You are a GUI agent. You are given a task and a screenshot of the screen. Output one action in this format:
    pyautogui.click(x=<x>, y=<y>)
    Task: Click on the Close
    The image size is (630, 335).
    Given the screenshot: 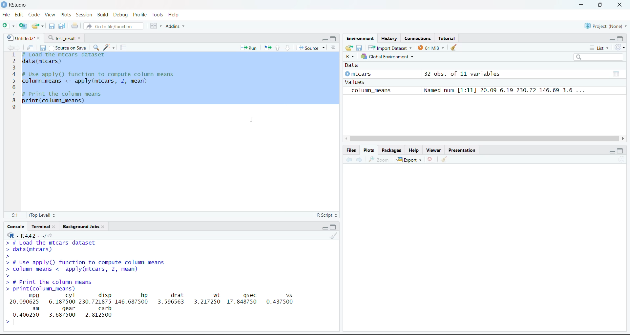 What is the action you would take?
    pyautogui.click(x=618, y=6)
    